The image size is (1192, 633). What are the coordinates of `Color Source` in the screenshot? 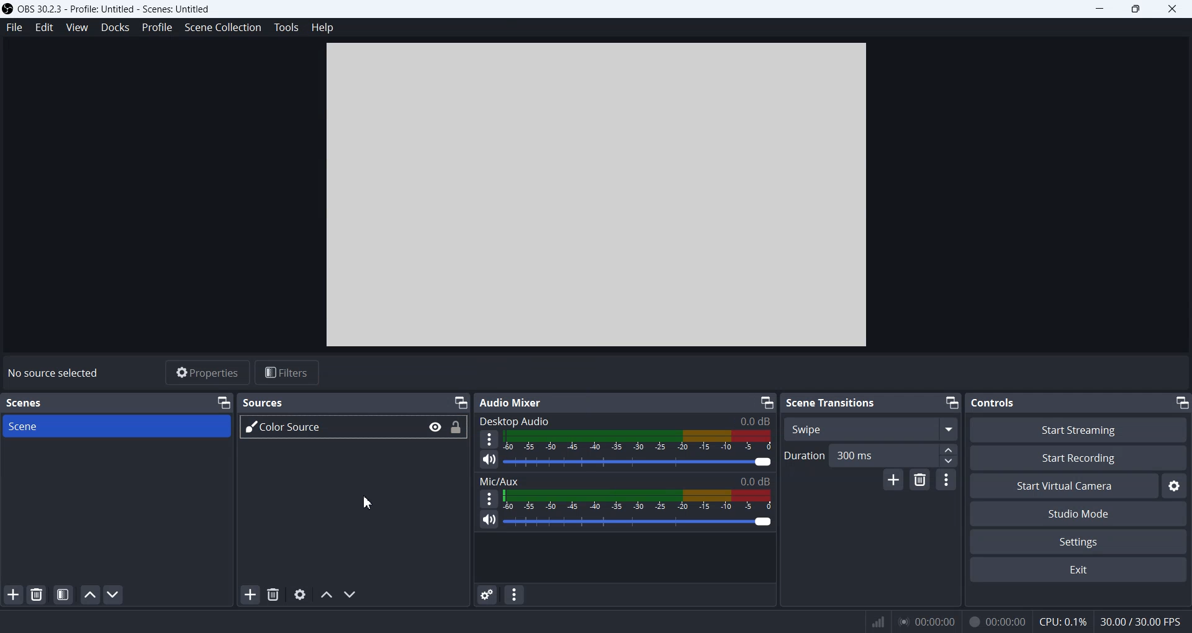 It's located at (327, 428).